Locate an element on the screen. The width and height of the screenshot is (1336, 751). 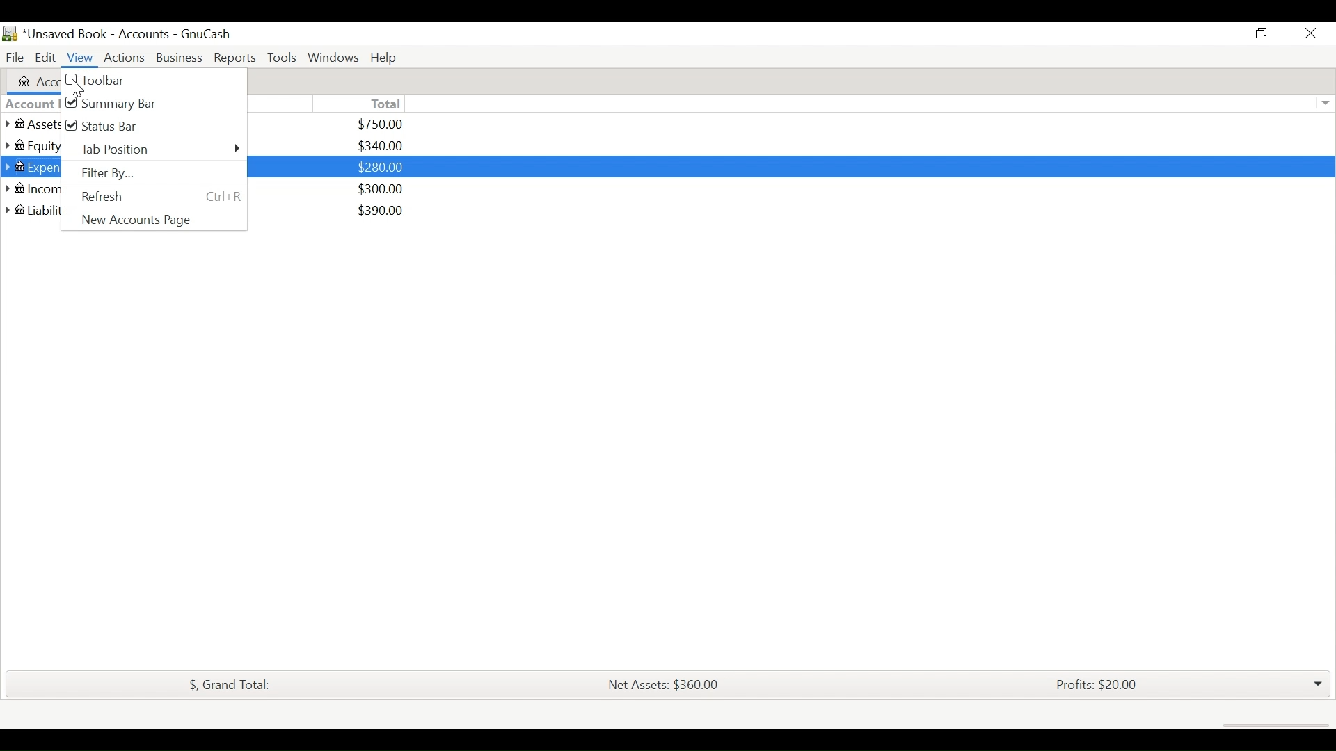
Tab Position is located at coordinates (152, 147).